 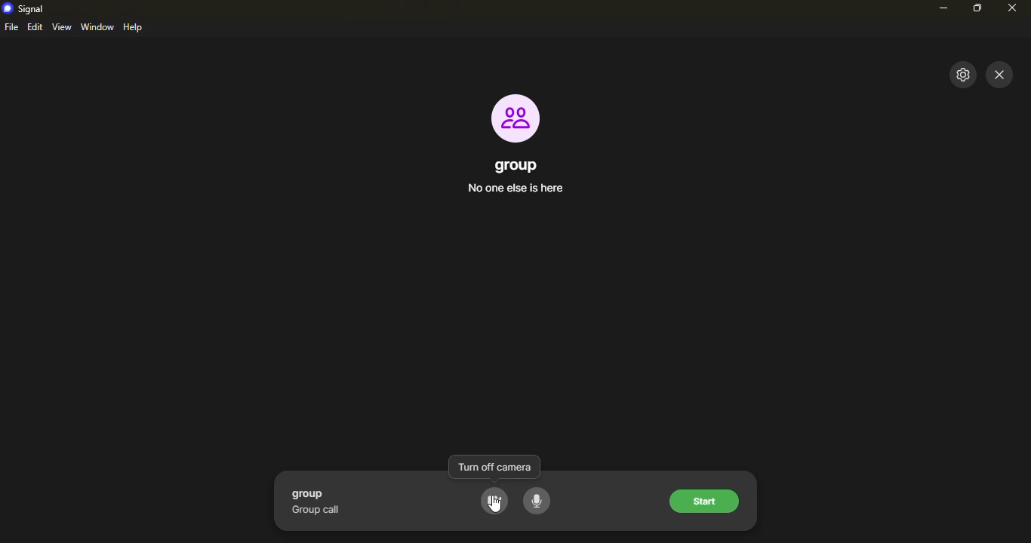 What do you see at coordinates (35, 27) in the screenshot?
I see `edit` at bounding box center [35, 27].